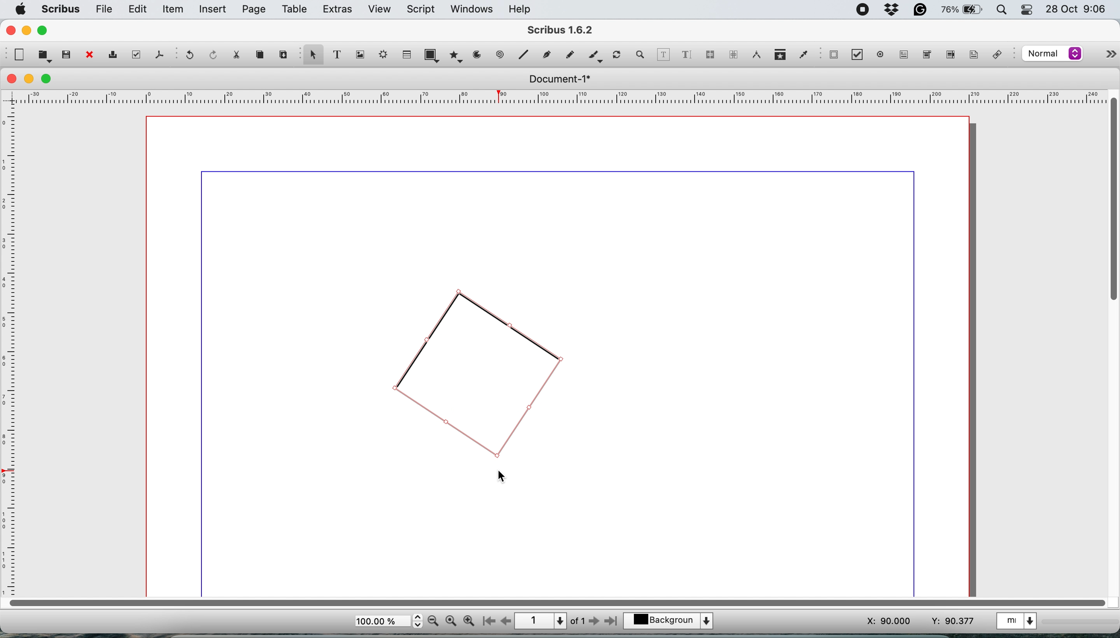  What do you see at coordinates (379, 9) in the screenshot?
I see `view` at bounding box center [379, 9].